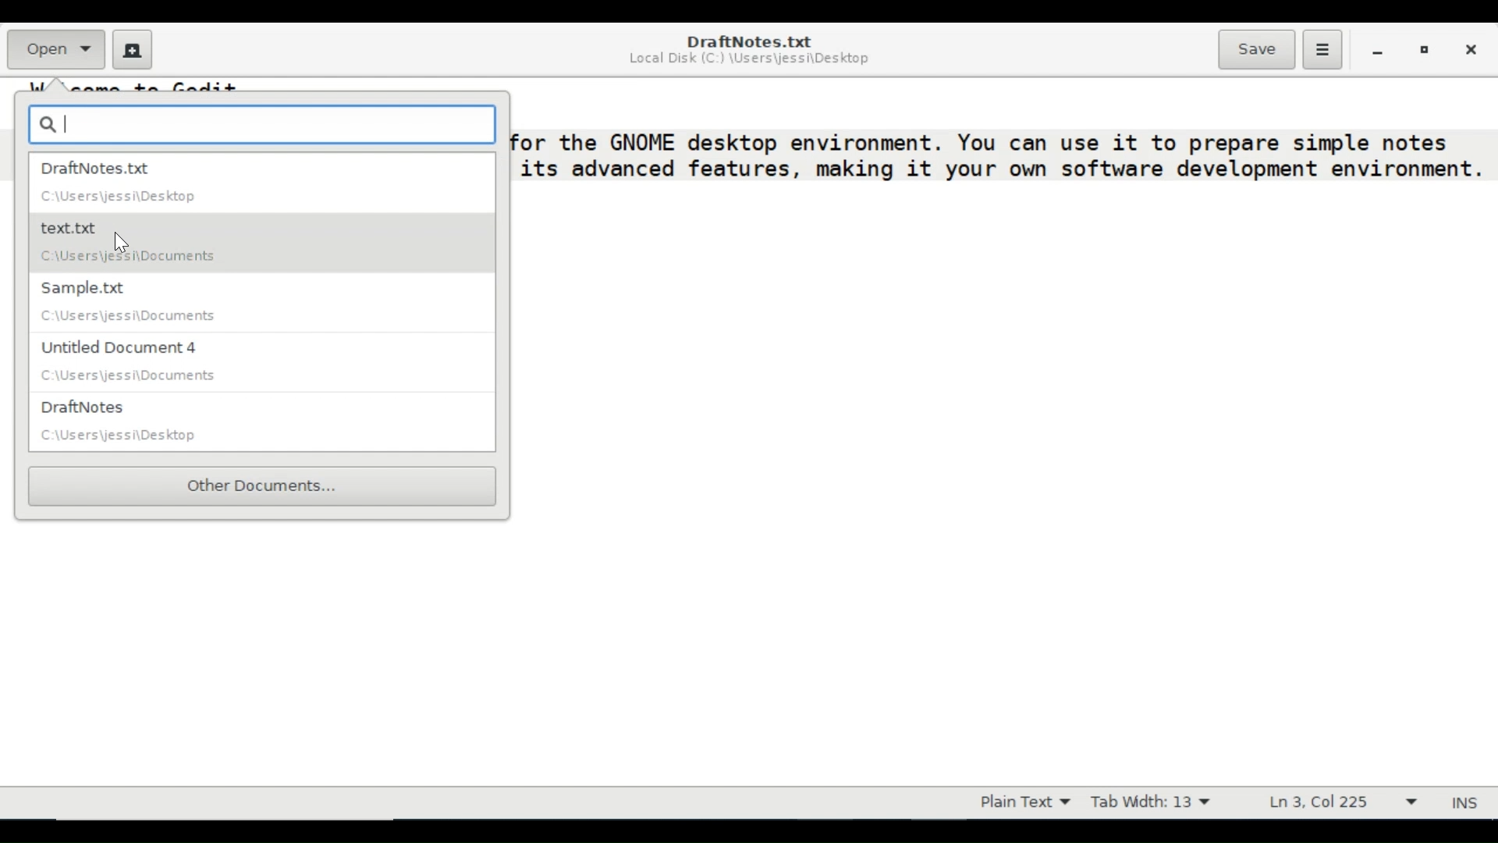 This screenshot has height=843, width=1498. I want to click on Close, so click(1469, 48).